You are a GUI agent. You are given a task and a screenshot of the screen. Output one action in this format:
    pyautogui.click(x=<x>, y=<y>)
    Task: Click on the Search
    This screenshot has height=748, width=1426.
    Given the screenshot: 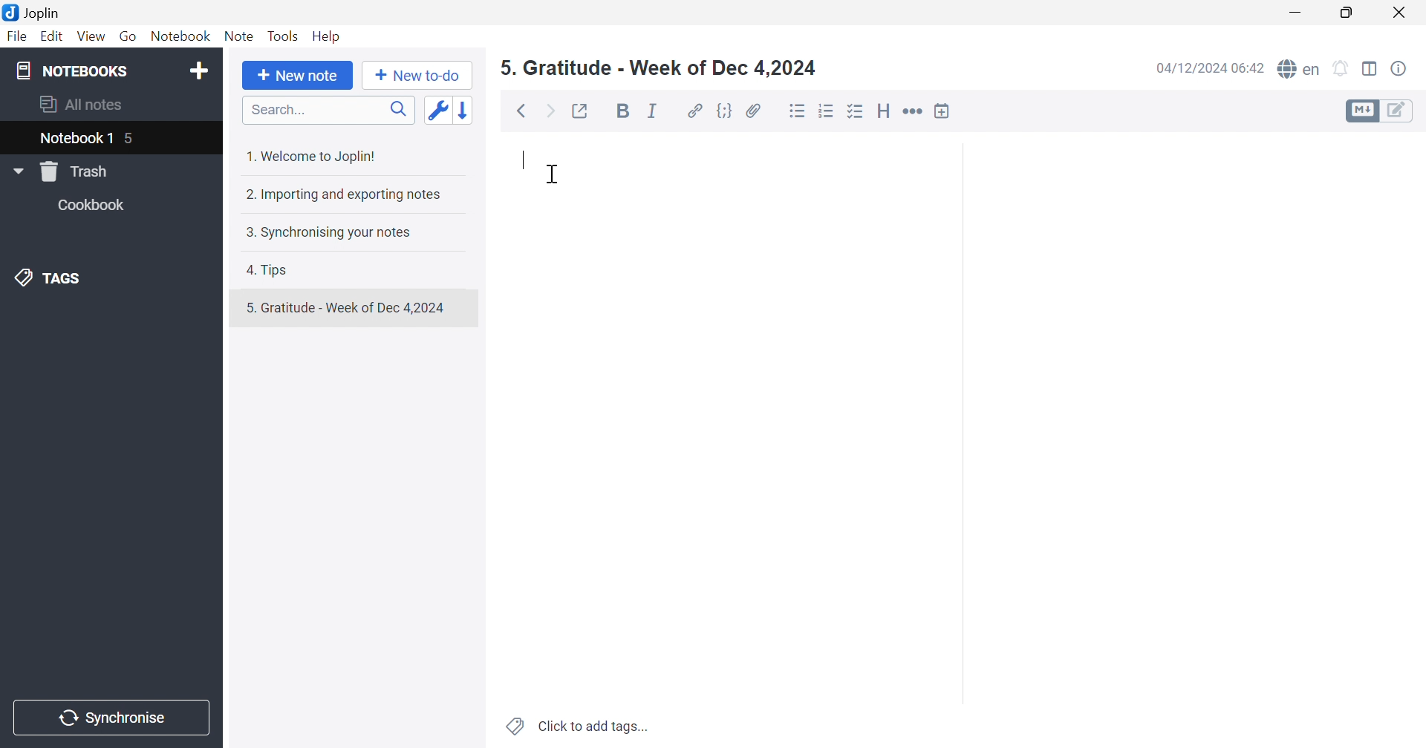 What is the action you would take?
    pyautogui.click(x=324, y=110)
    